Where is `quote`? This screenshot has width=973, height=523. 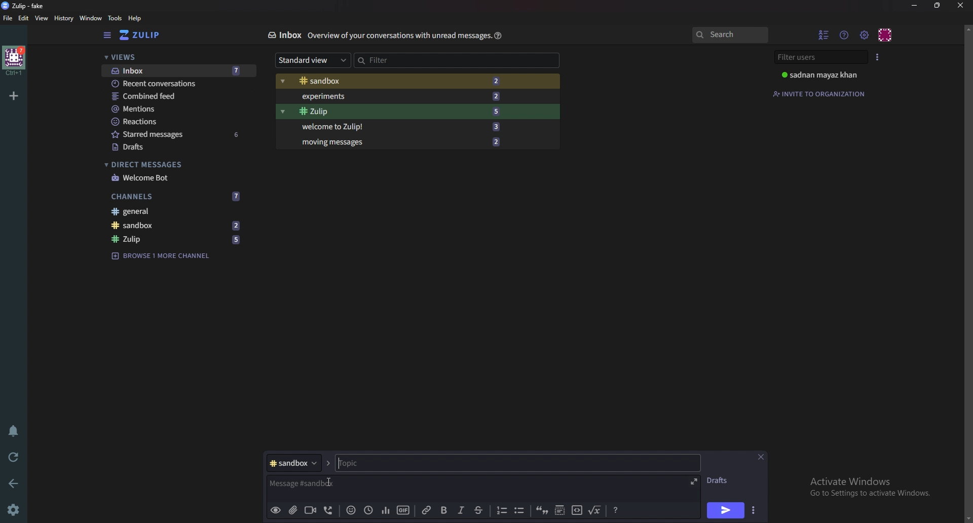 quote is located at coordinates (541, 509).